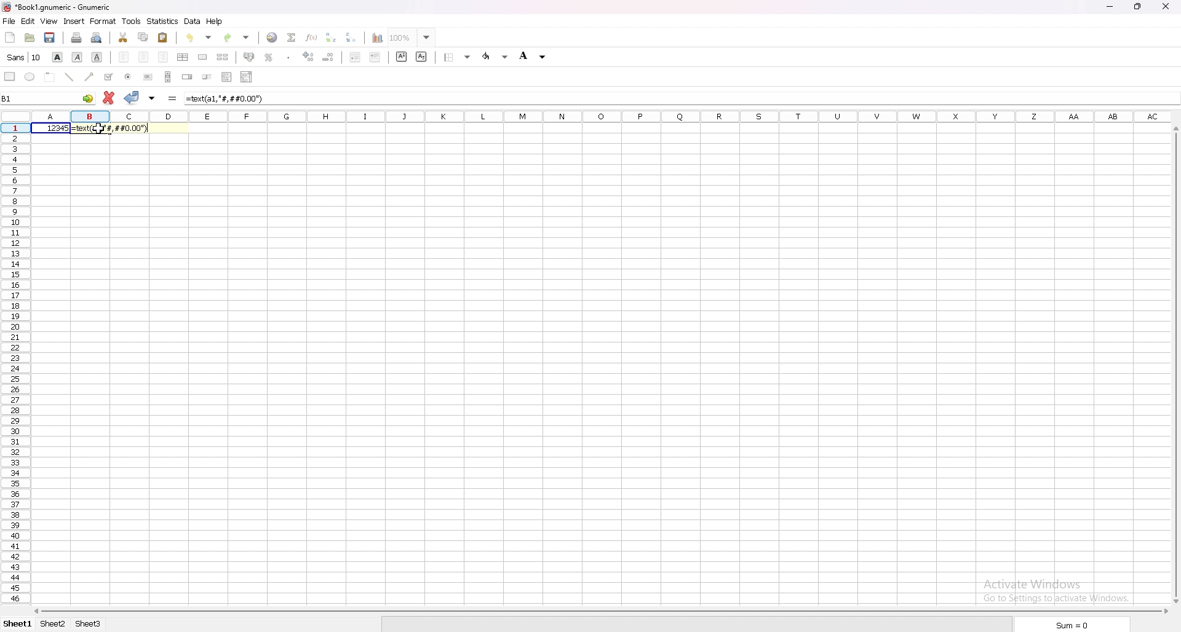  Describe the element at coordinates (215, 22) in the screenshot. I see `help` at that location.